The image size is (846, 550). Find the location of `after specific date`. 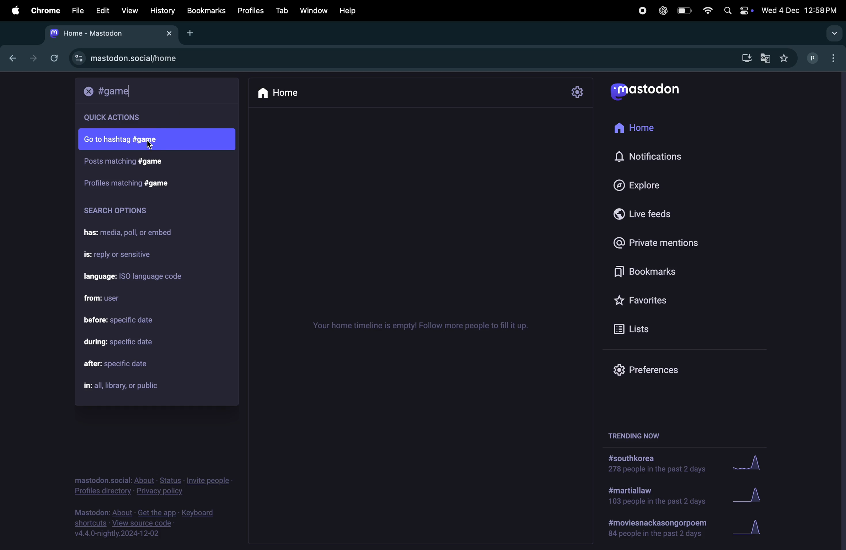

after specific date is located at coordinates (127, 365).